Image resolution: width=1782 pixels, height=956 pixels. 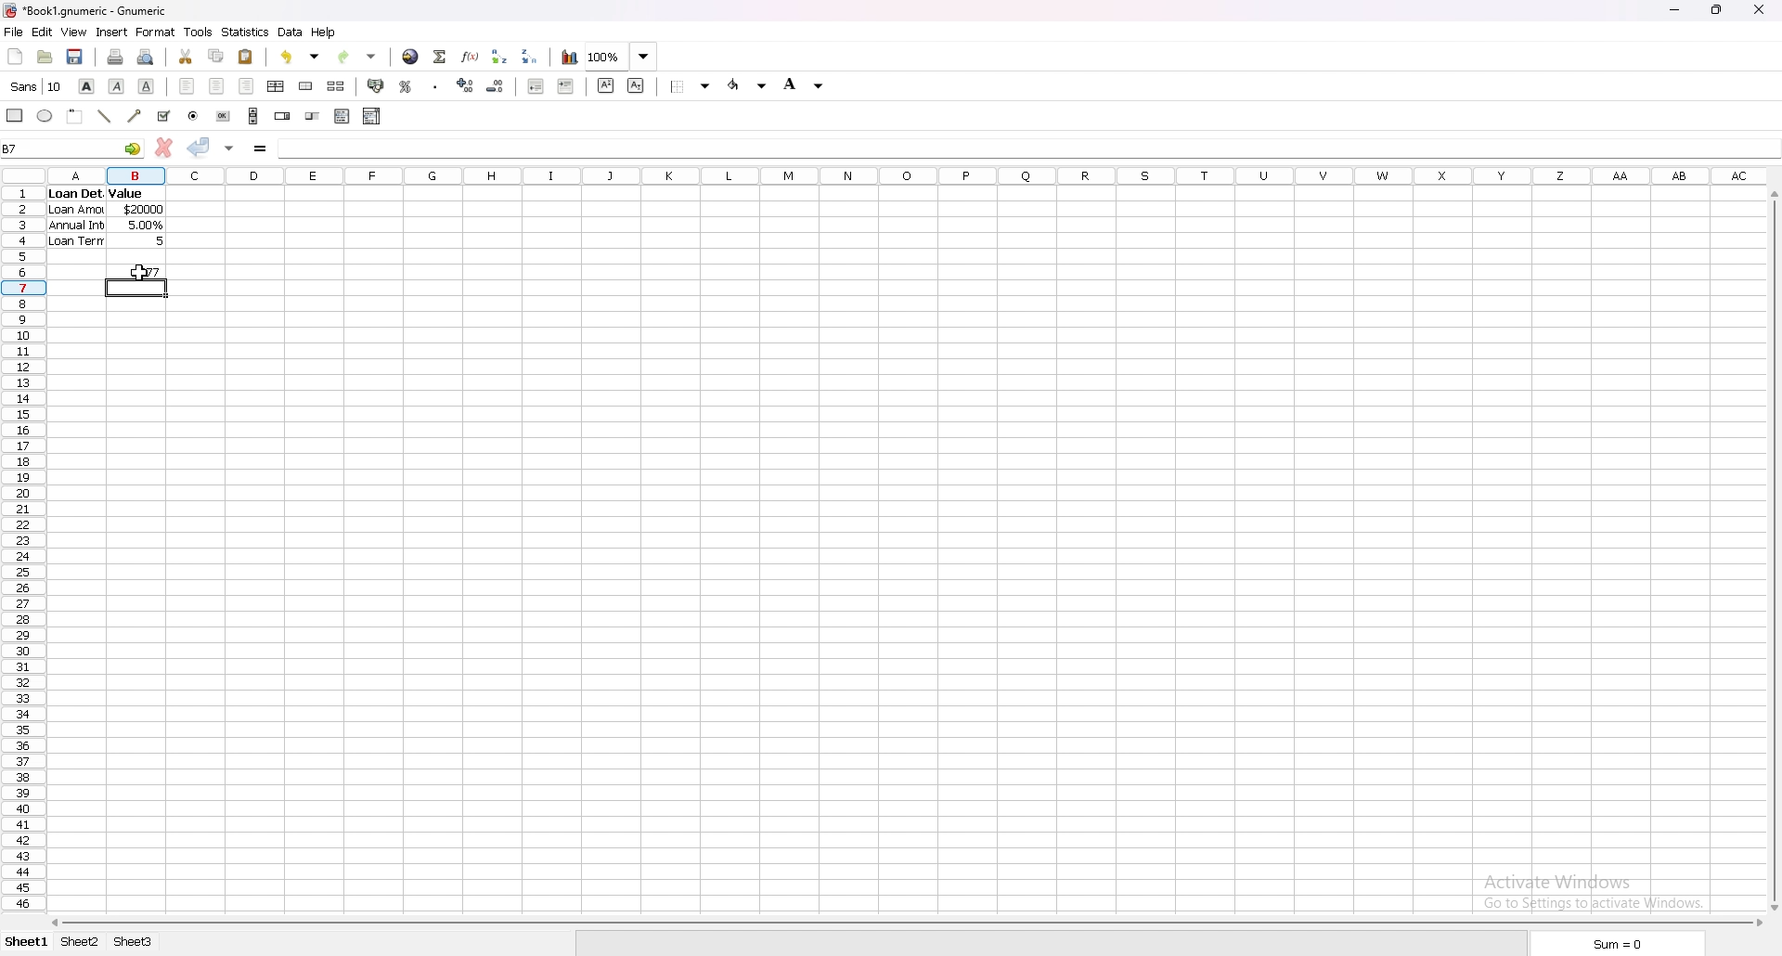 What do you see at coordinates (901, 176) in the screenshot?
I see `column` at bounding box center [901, 176].